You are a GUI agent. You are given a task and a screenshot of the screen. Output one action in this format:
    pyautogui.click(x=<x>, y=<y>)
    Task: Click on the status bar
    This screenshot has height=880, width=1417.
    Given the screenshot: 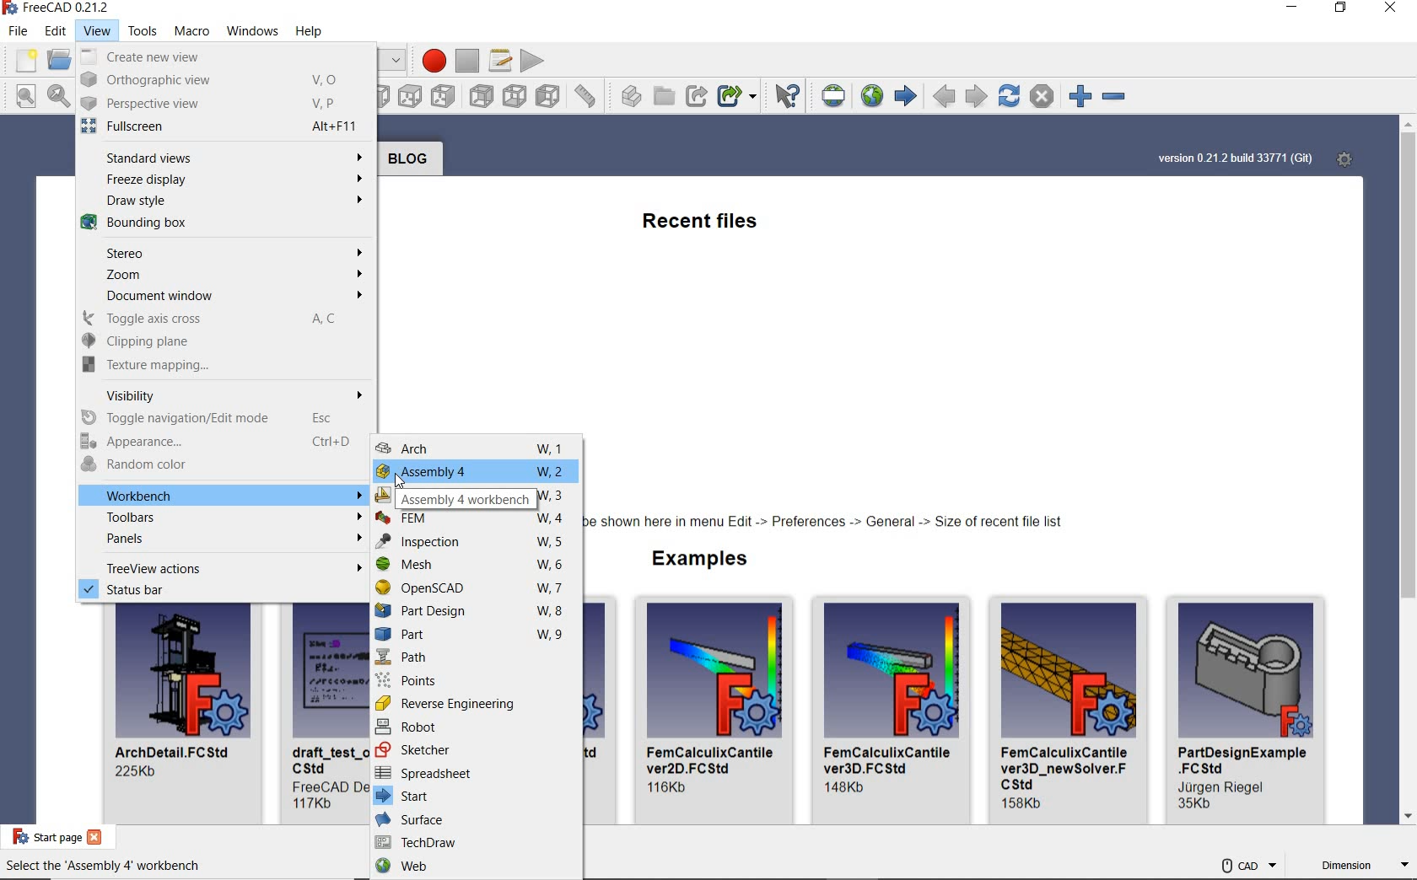 What is the action you would take?
    pyautogui.click(x=224, y=593)
    